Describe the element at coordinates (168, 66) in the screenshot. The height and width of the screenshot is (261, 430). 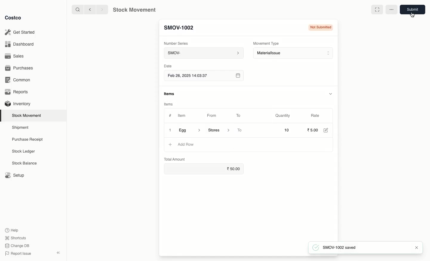
I see `Date` at that location.